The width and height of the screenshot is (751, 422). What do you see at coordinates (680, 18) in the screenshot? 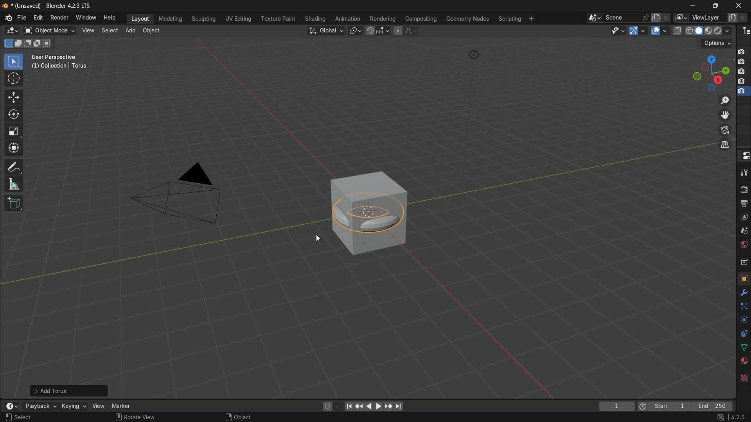
I see `view layer` at bounding box center [680, 18].